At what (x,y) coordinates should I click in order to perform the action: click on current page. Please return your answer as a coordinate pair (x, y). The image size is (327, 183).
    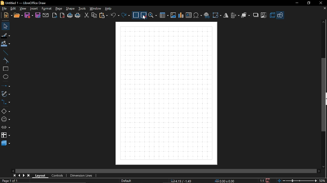
    Looking at the image, I should click on (9, 181).